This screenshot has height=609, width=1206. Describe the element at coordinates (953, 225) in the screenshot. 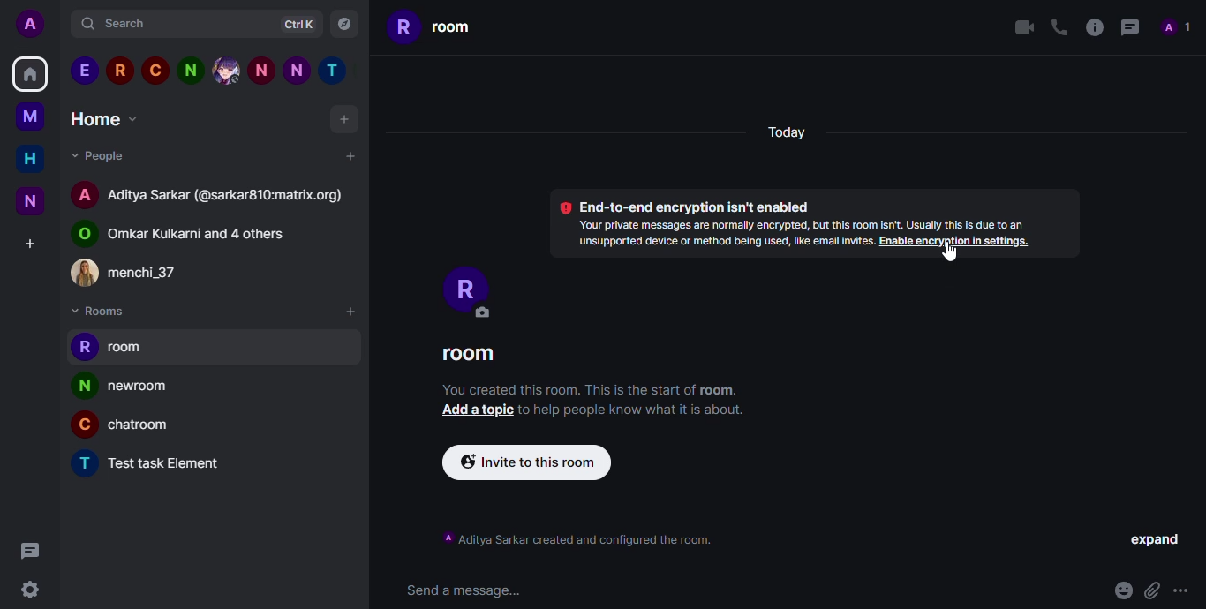

I see `info` at that location.